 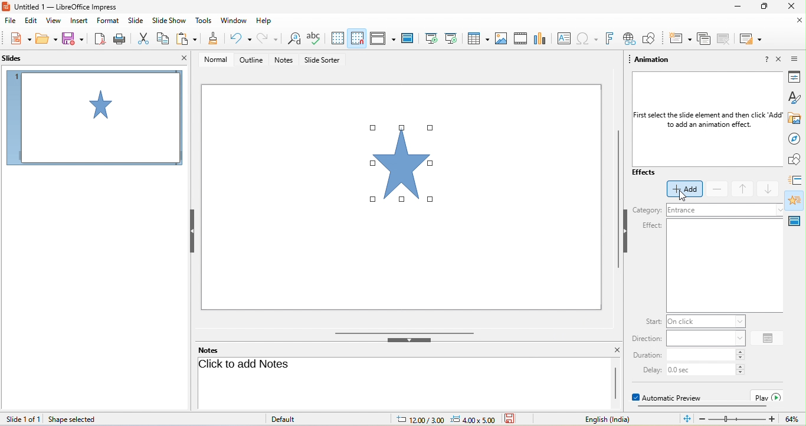 What do you see at coordinates (339, 37) in the screenshot?
I see `display to grid` at bounding box center [339, 37].